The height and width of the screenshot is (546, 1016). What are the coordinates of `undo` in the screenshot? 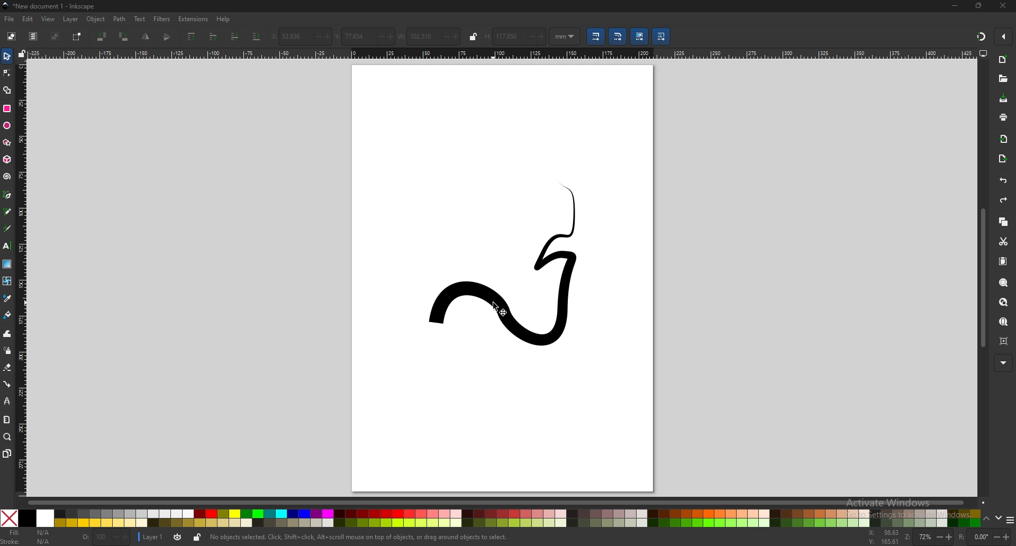 It's located at (1003, 181).